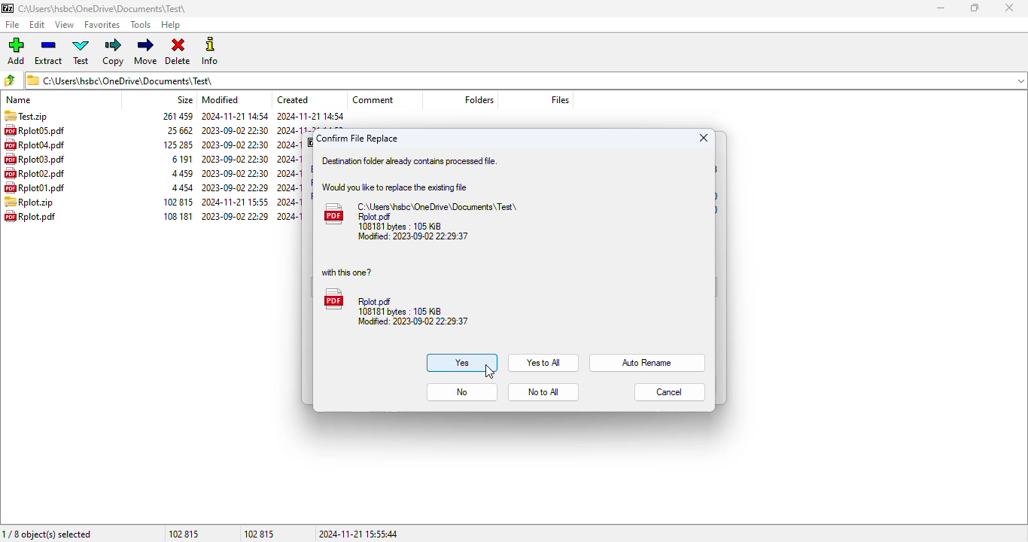  Describe the element at coordinates (561, 99) in the screenshot. I see `files` at that location.